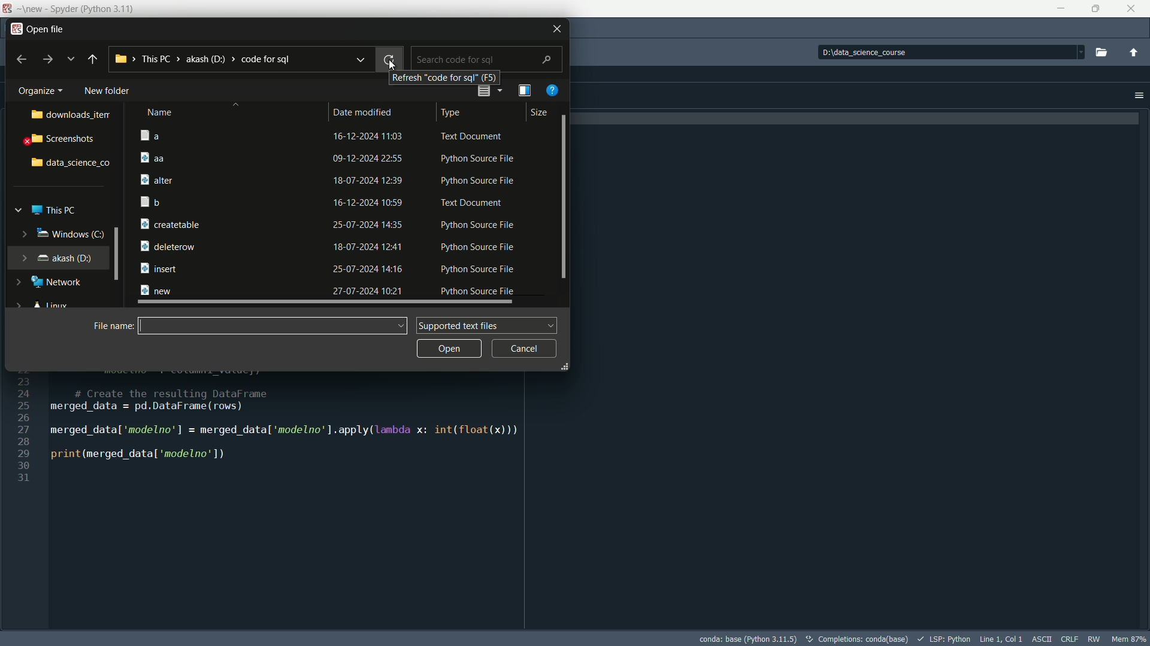 This screenshot has width=1150, height=646. I want to click on cursor position, so click(1002, 638).